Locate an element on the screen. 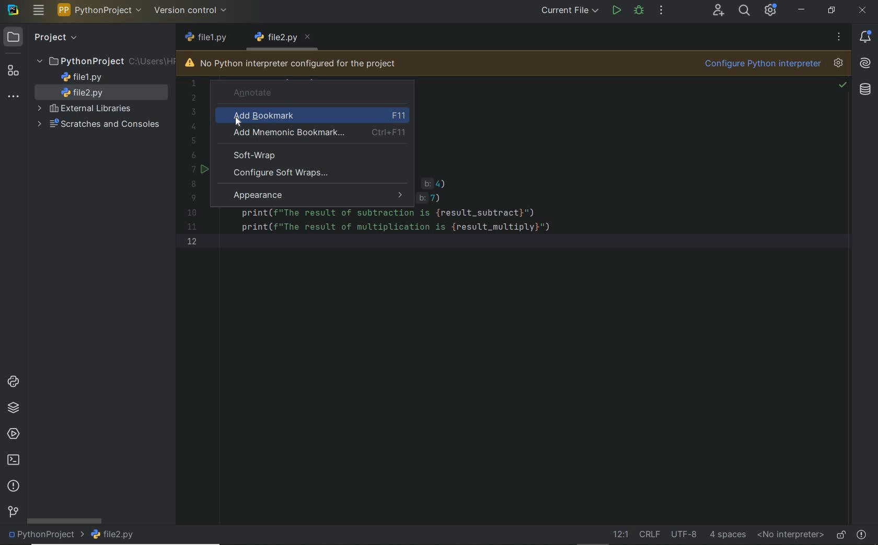  scratches and consoles is located at coordinates (100, 125).